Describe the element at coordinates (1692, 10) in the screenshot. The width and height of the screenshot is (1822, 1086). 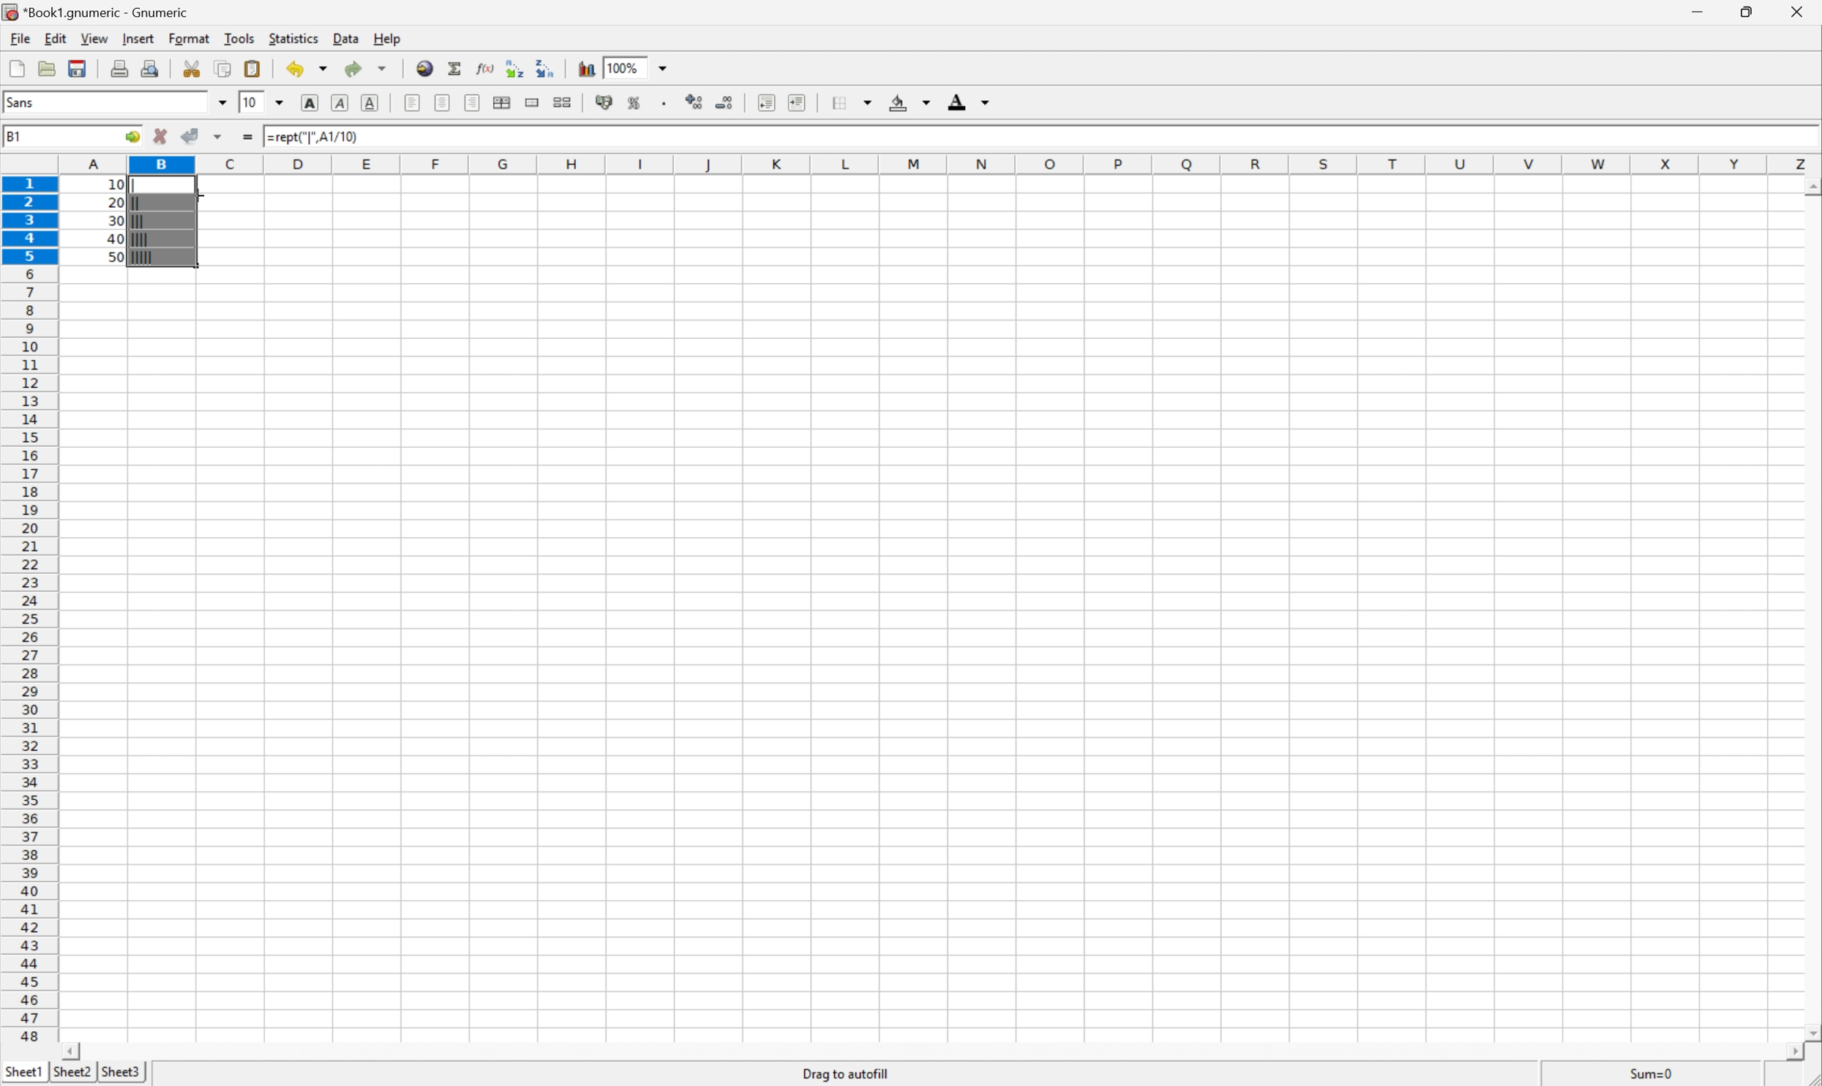
I see `Minimize` at that location.